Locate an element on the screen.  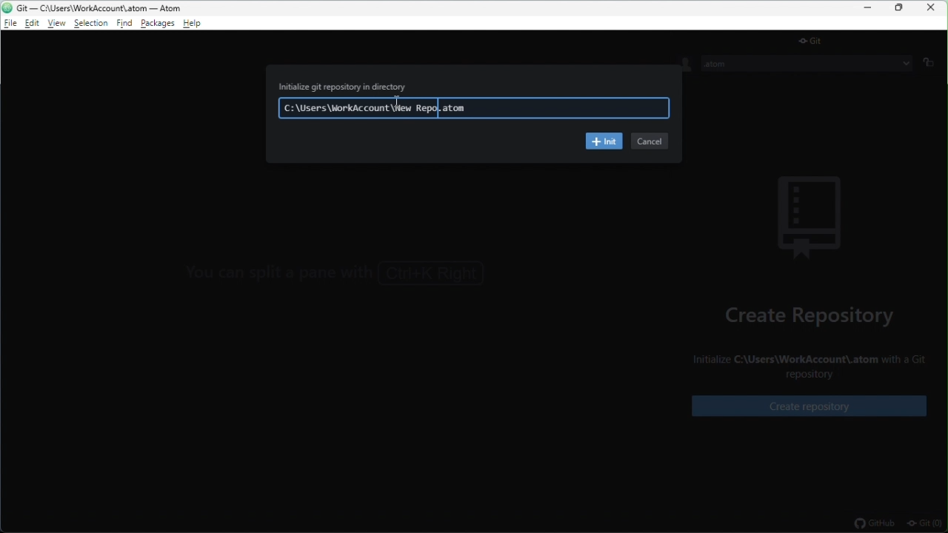
minimize is located at coordinates (872, 8).